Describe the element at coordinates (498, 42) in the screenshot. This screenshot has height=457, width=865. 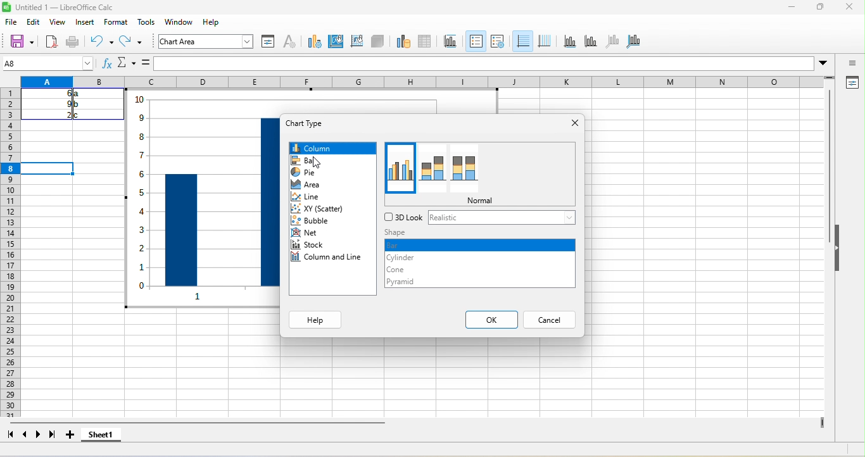
I see `titles` at that location.